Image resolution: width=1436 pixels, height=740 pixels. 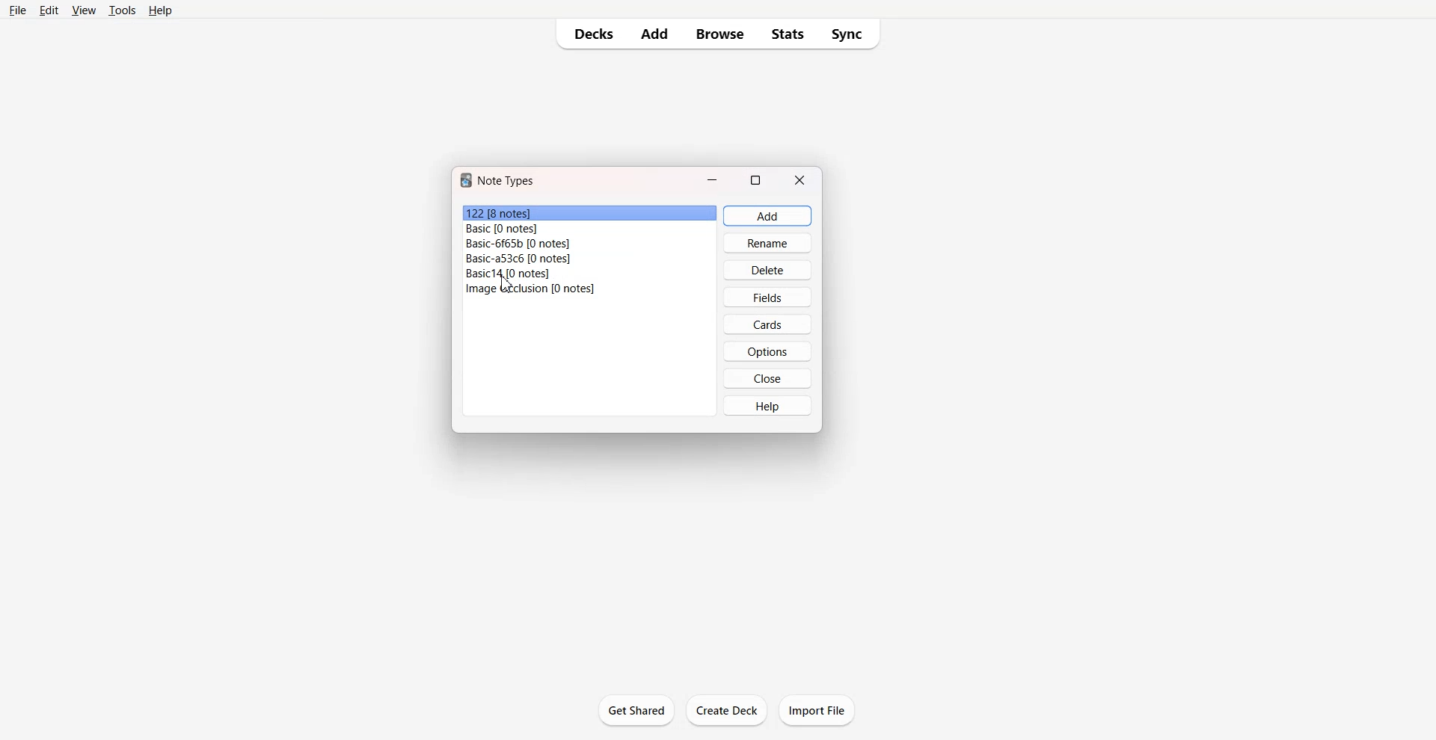 I want to click on Minimize, so click(x=713, y=179).